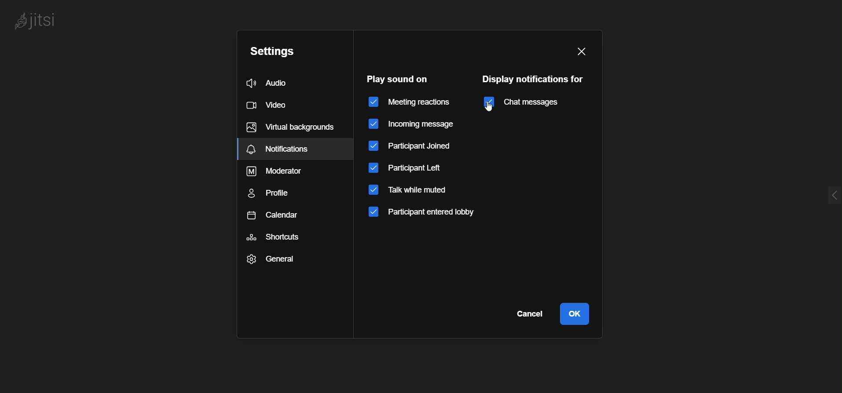  I want to click on enabled chat message, so click(525, 103).